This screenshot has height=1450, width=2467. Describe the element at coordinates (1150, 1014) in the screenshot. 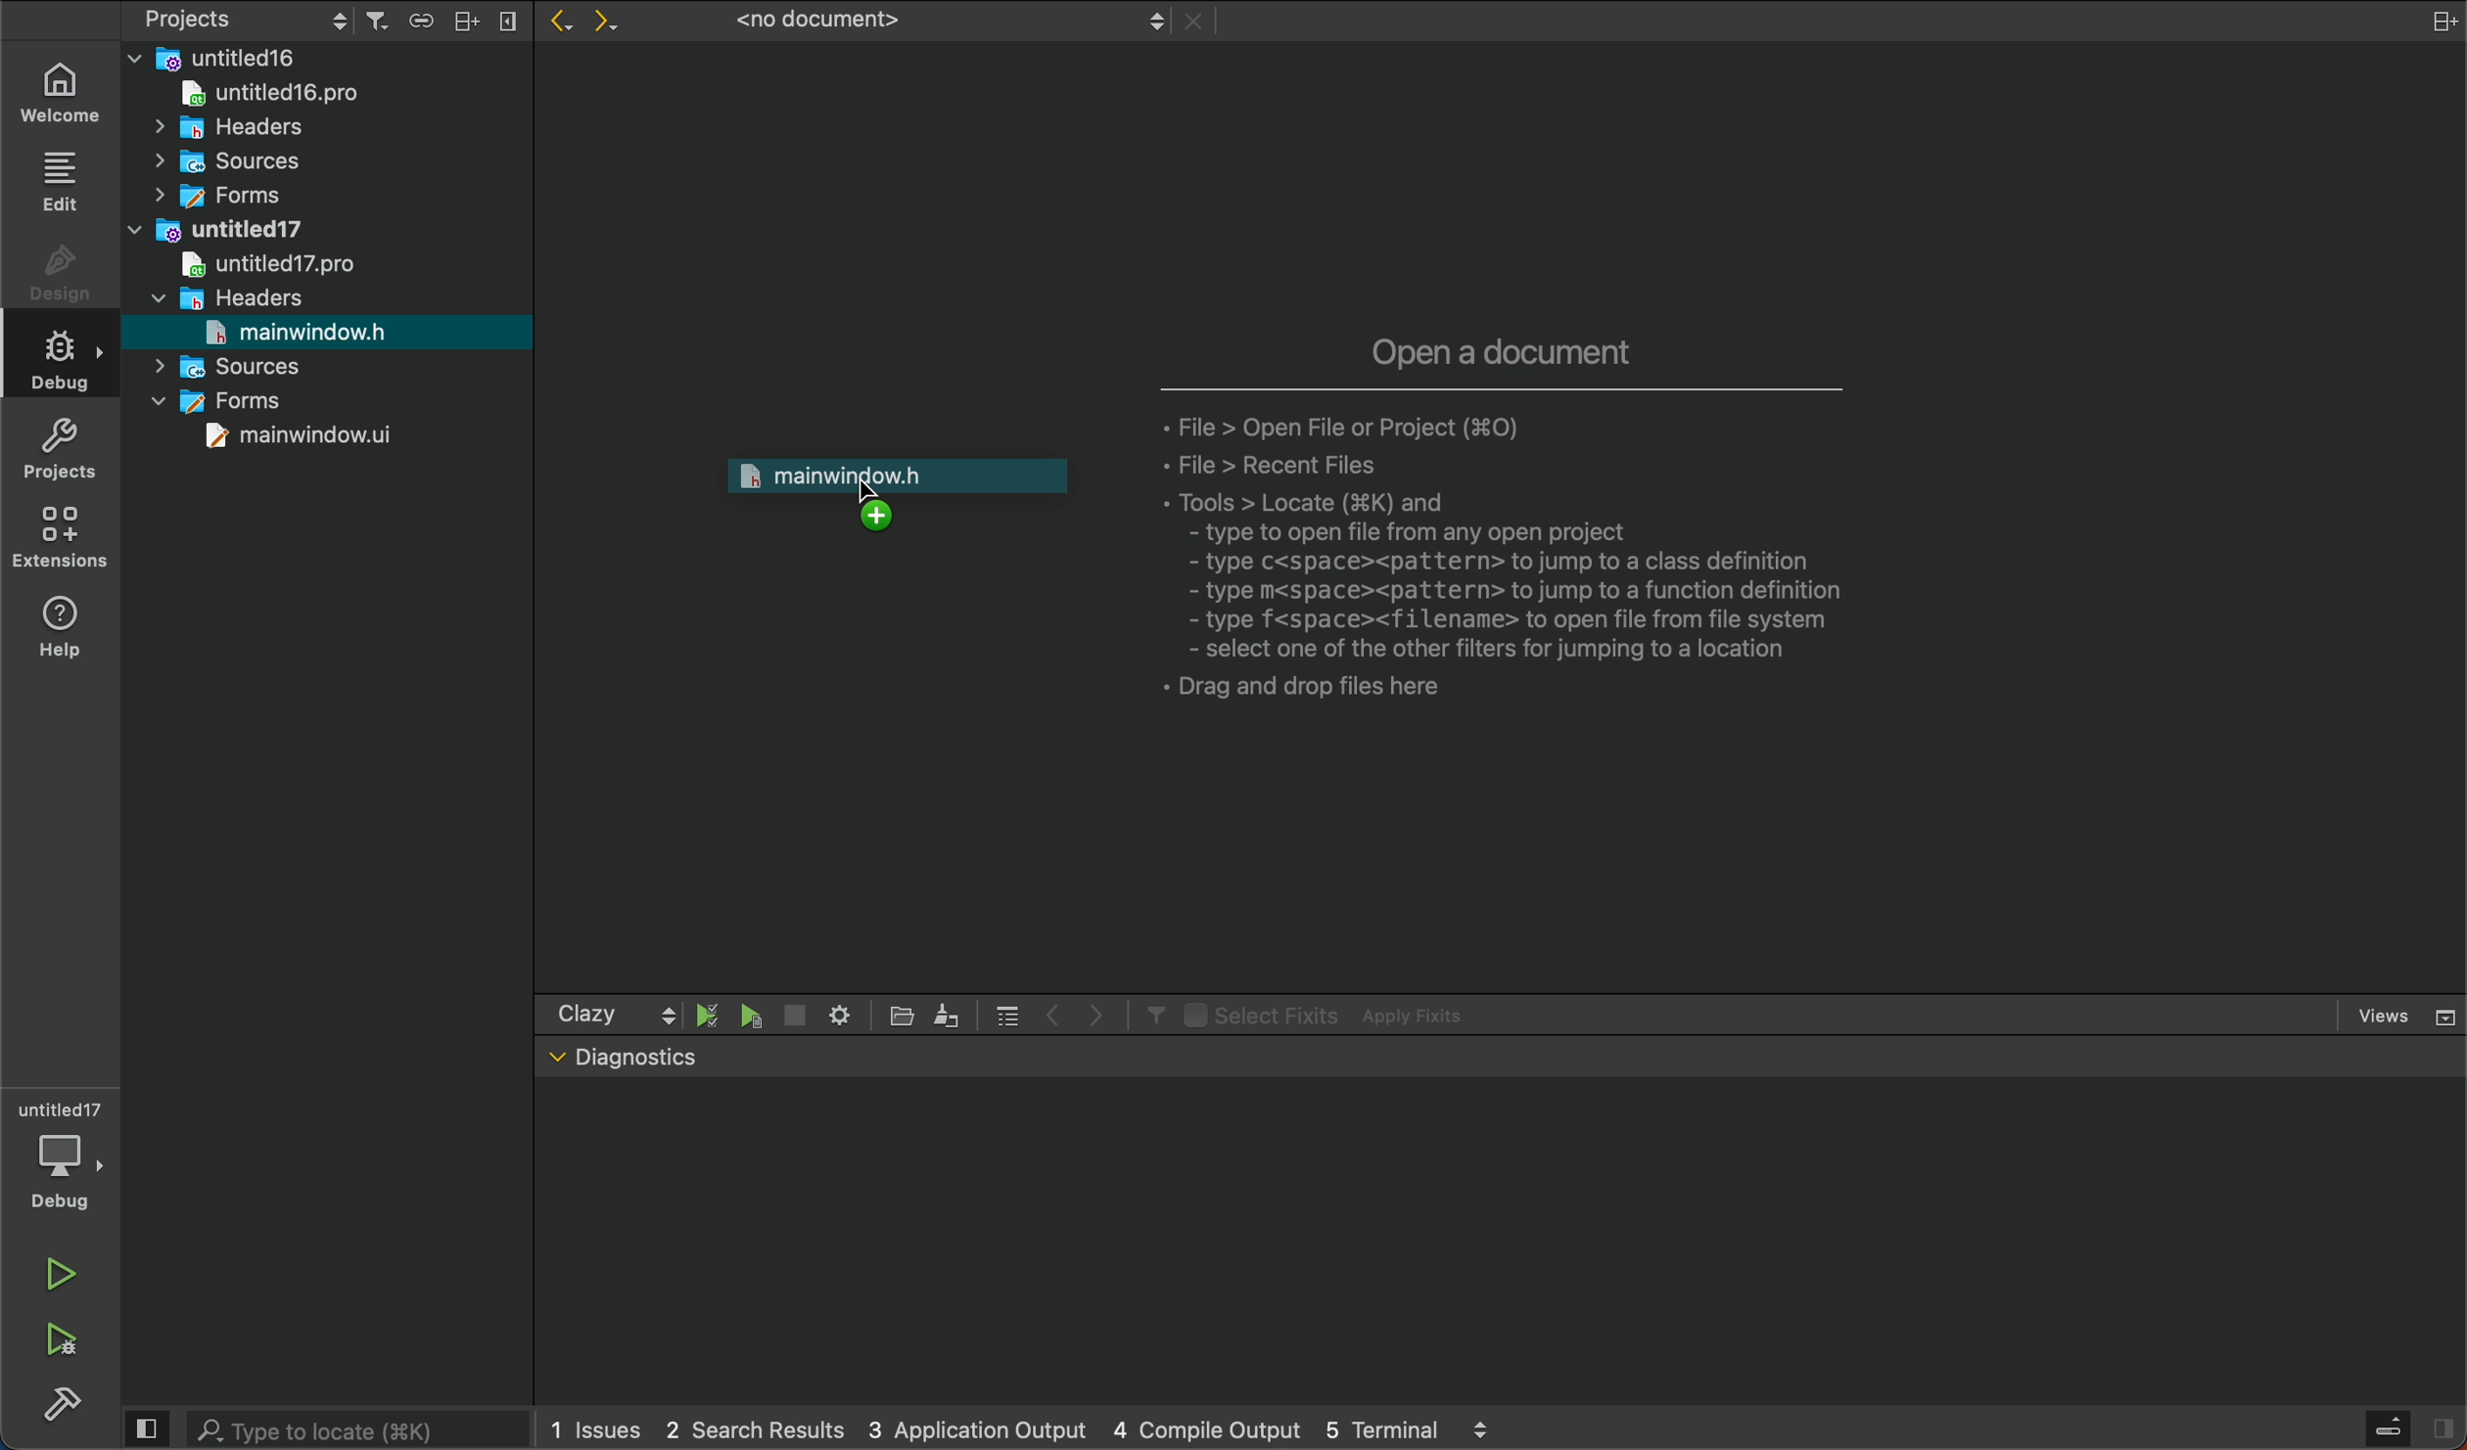

I see `Filter` at that location.